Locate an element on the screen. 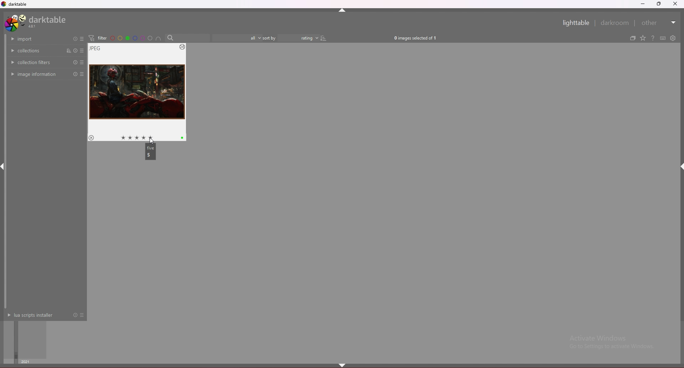 This screenshot has height=368, width=684. options is located at coordinates (182, 47).